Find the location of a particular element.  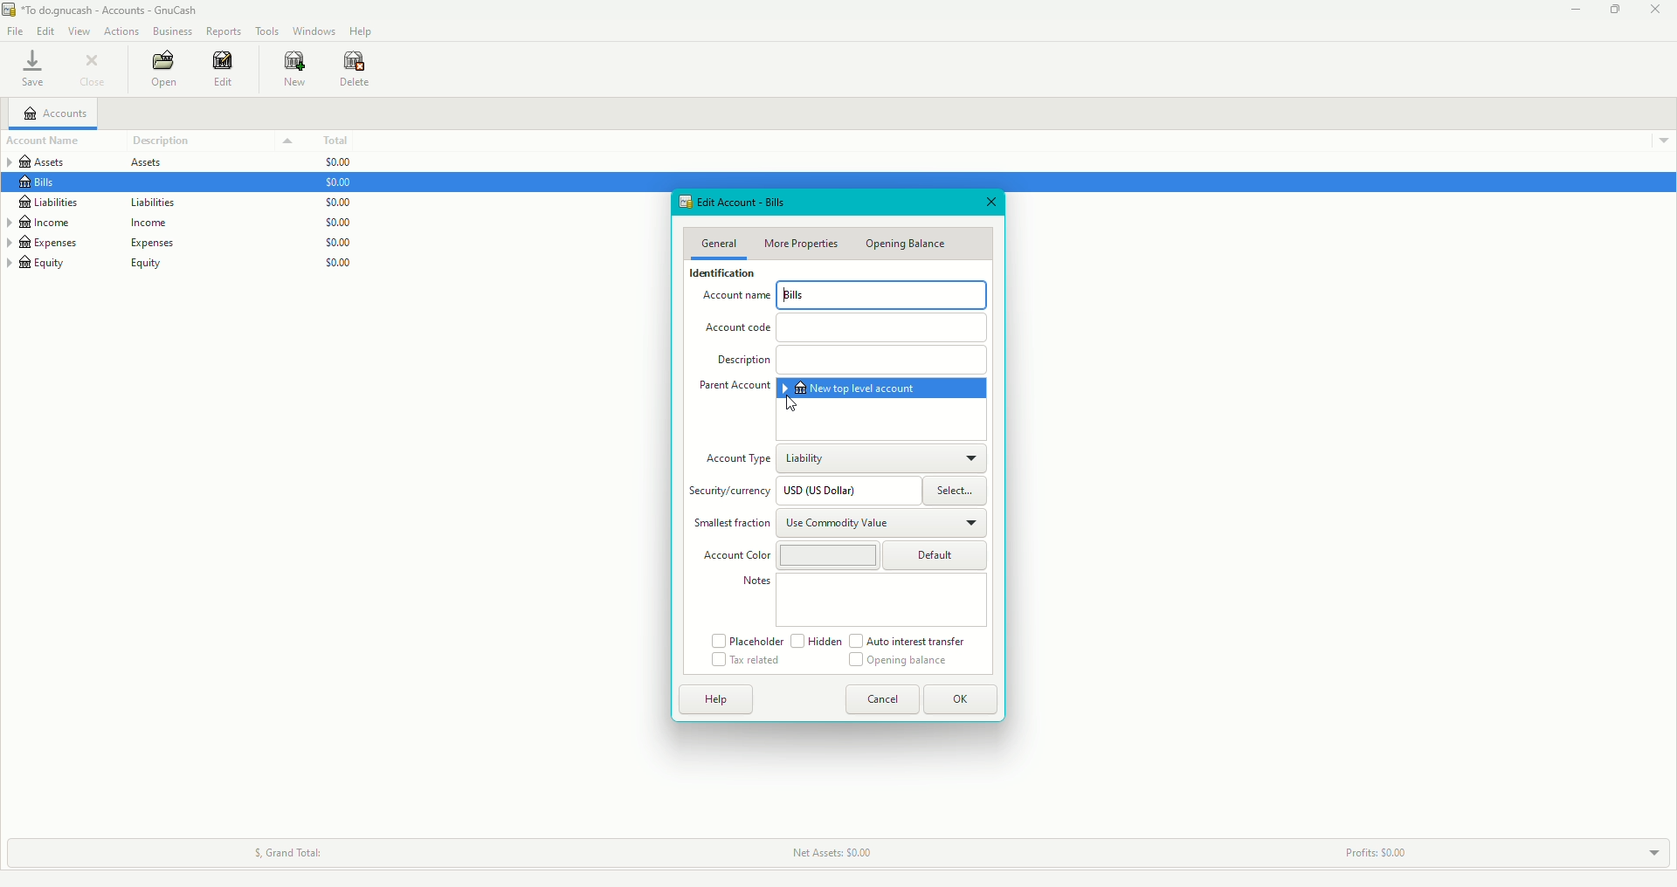

Default is located at coordinates (936, 556).